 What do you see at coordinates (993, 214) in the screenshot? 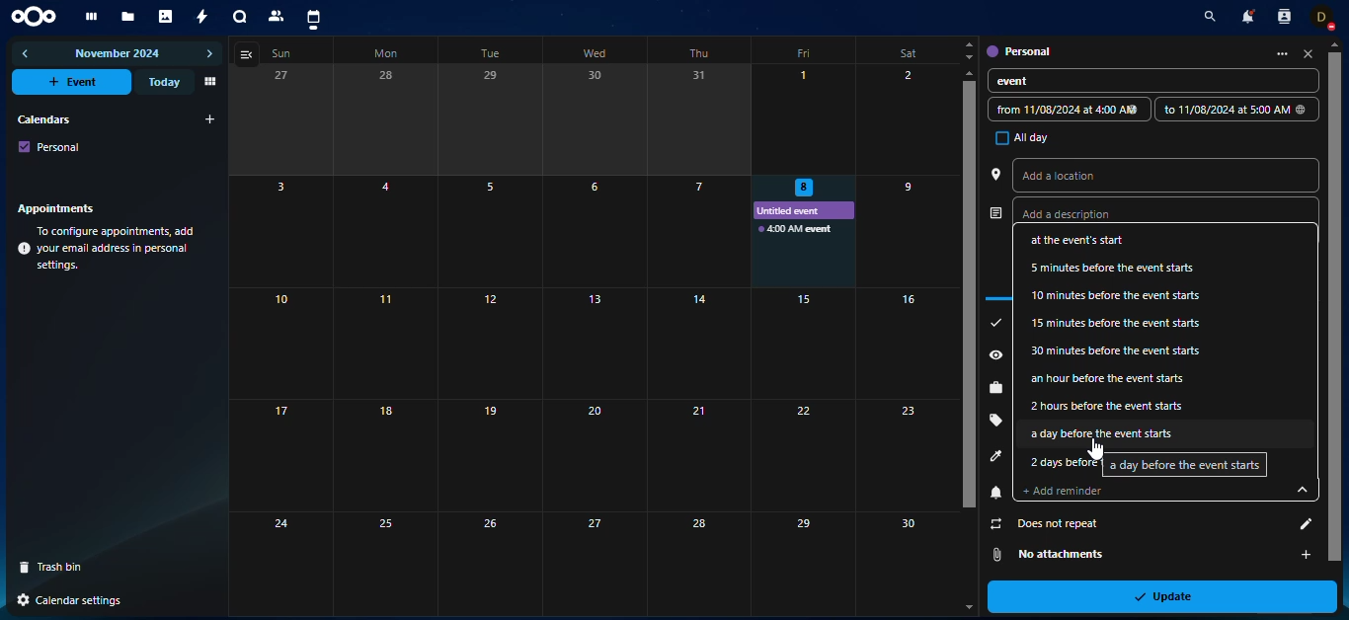
I see `author` at bounding box center [993, 214].